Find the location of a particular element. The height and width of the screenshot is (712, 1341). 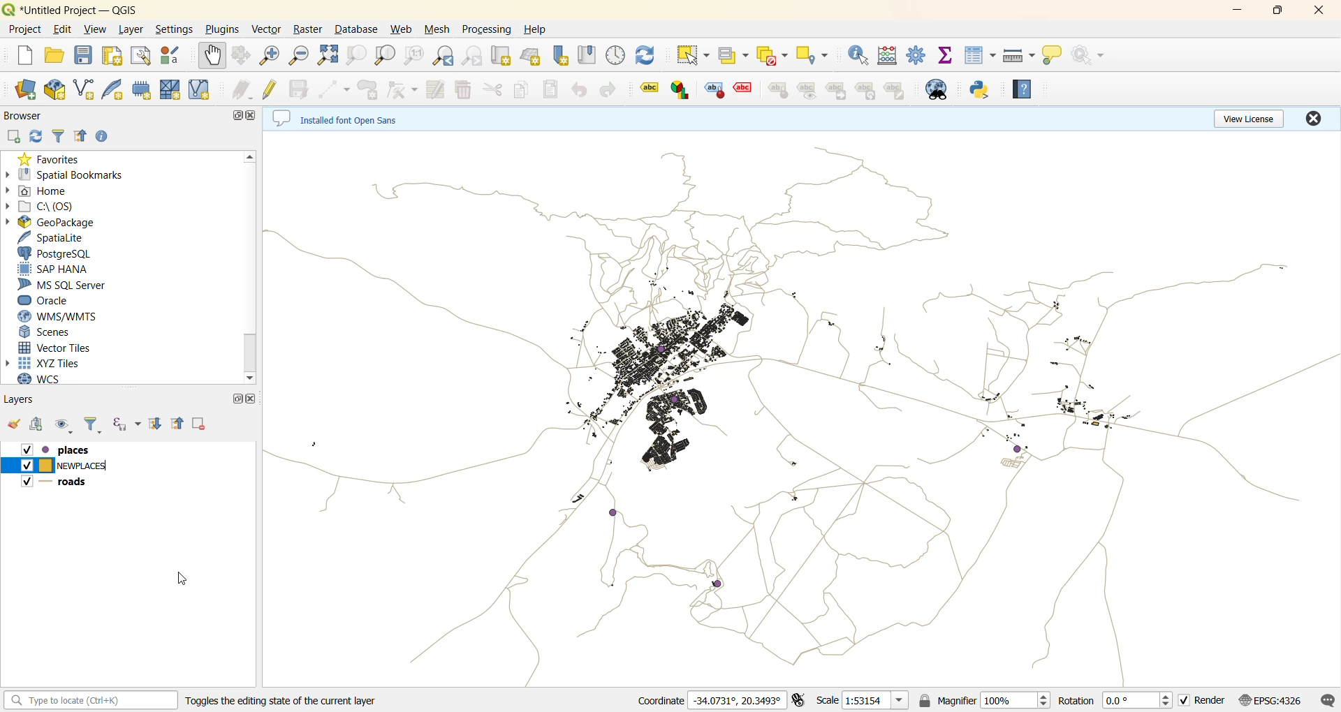

vertex tool is located at coordinates (405, 89).